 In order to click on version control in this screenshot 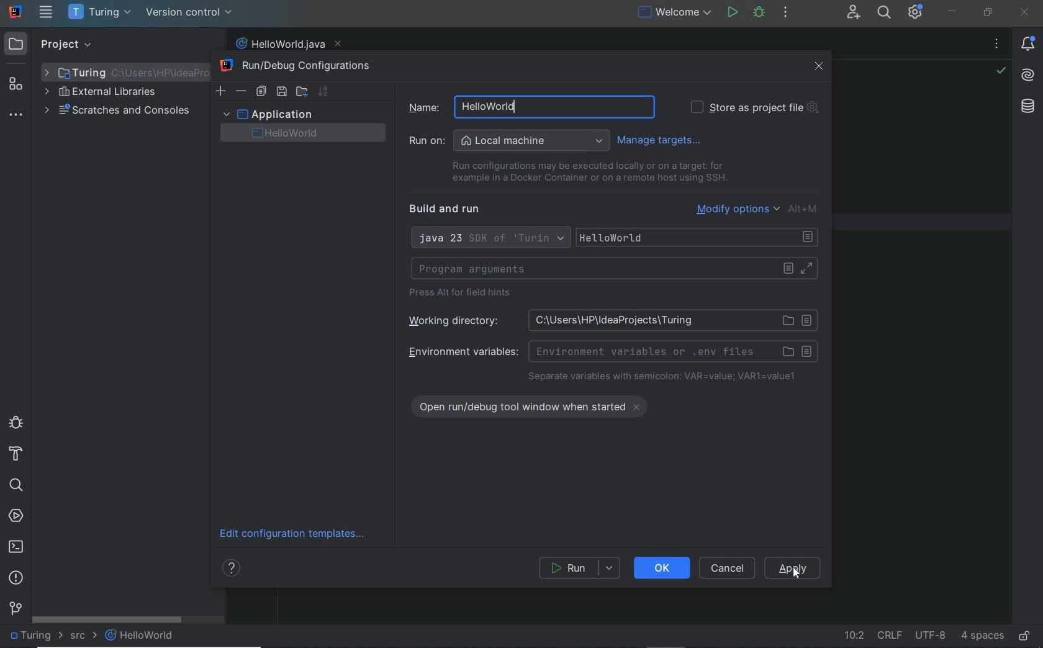, I will do `click(189, 12)`.